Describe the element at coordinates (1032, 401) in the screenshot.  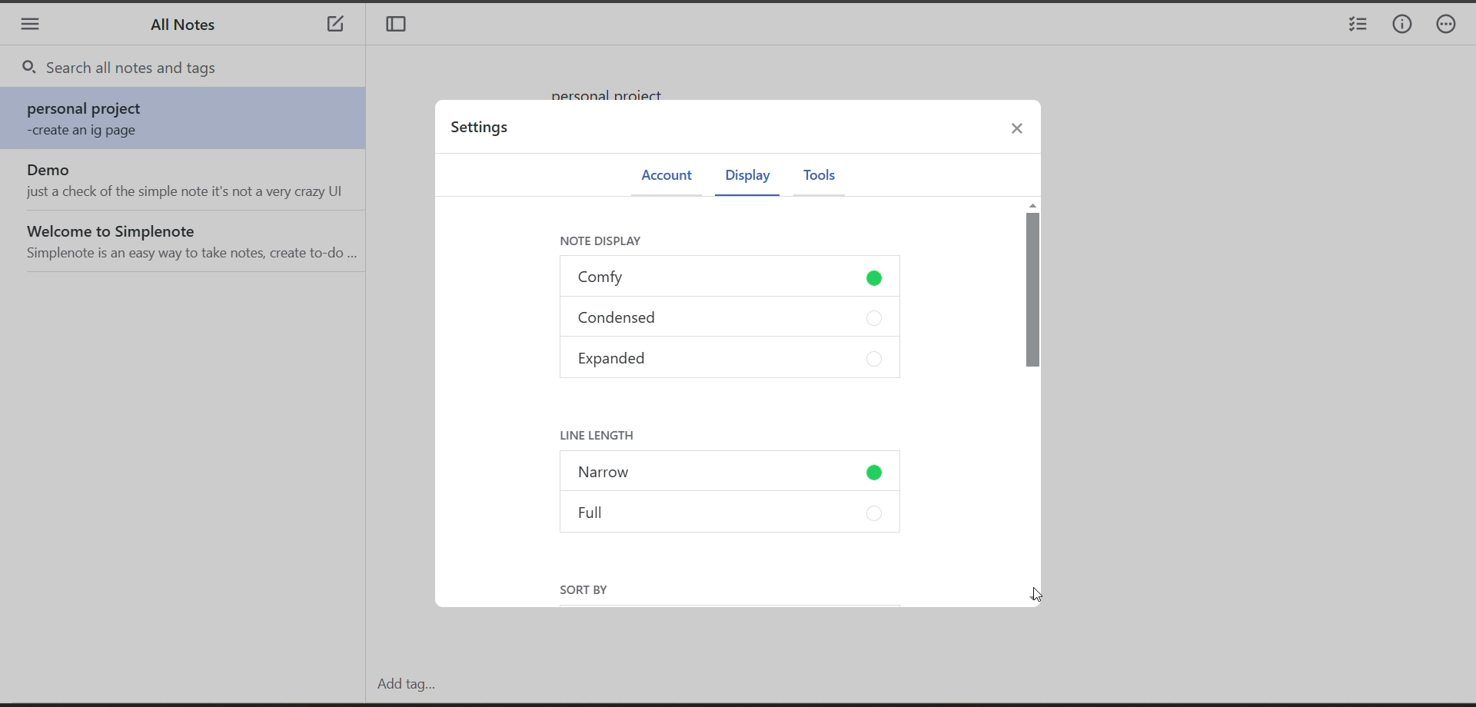
I see `vertical scroll bar` at that location.